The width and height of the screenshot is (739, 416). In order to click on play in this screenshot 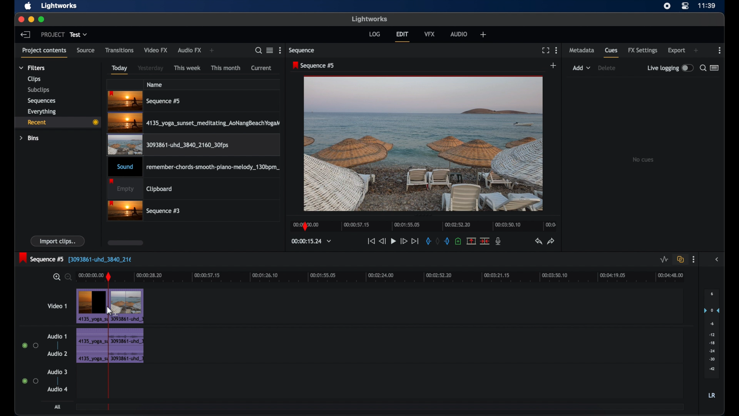, I will do `click(393, 241)`.